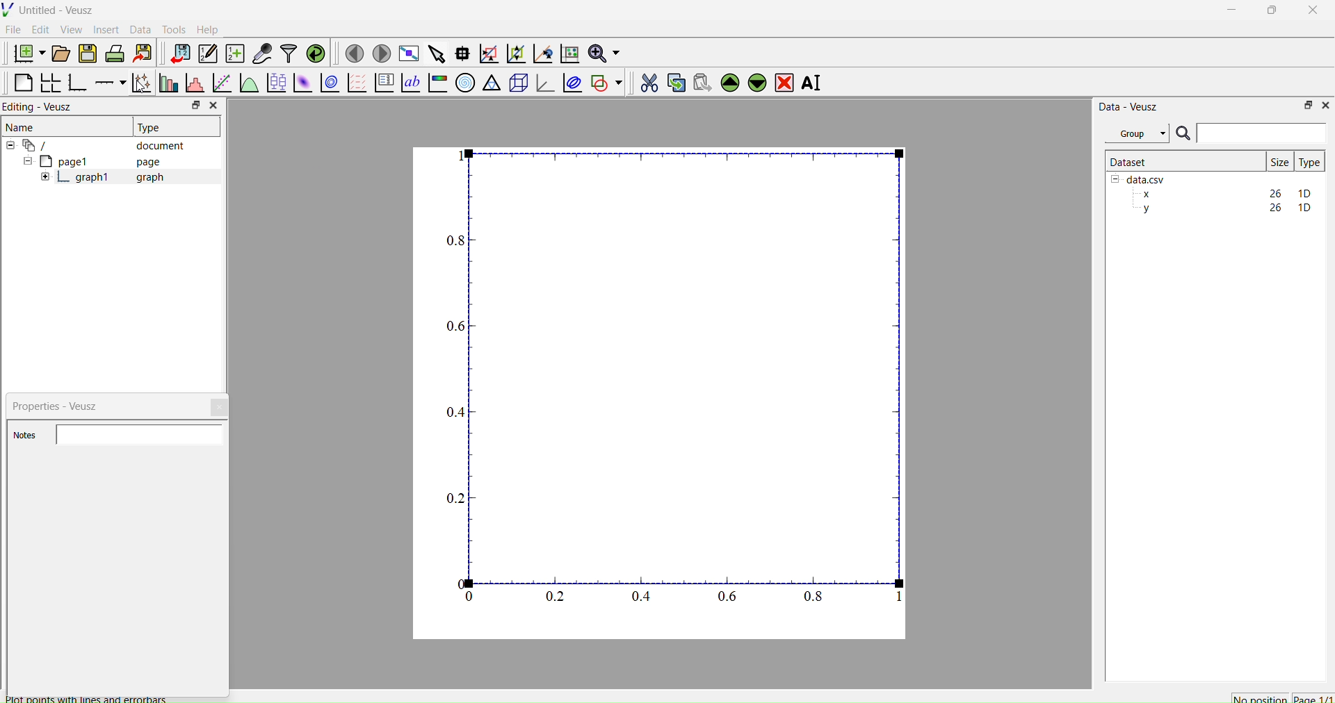 This screenshot has height=703, width=1335. Describe the element at coordinates (192, 85) in the screenshot. I see `Histogram of a dataset` at that location.